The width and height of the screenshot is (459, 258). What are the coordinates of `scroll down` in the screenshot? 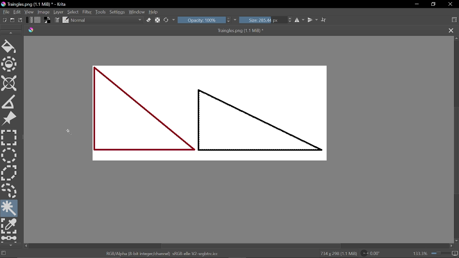 It's located at (11, 245).